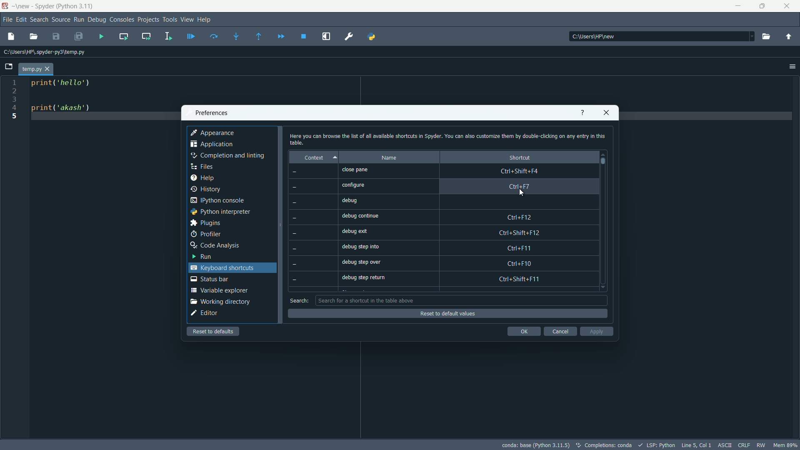 This screenshot has height=450, width=800. What do you see at coordinates (453, 261) in the screenshot?
I see `debug step over Ctri+F10` at bounding box center [453, 261].